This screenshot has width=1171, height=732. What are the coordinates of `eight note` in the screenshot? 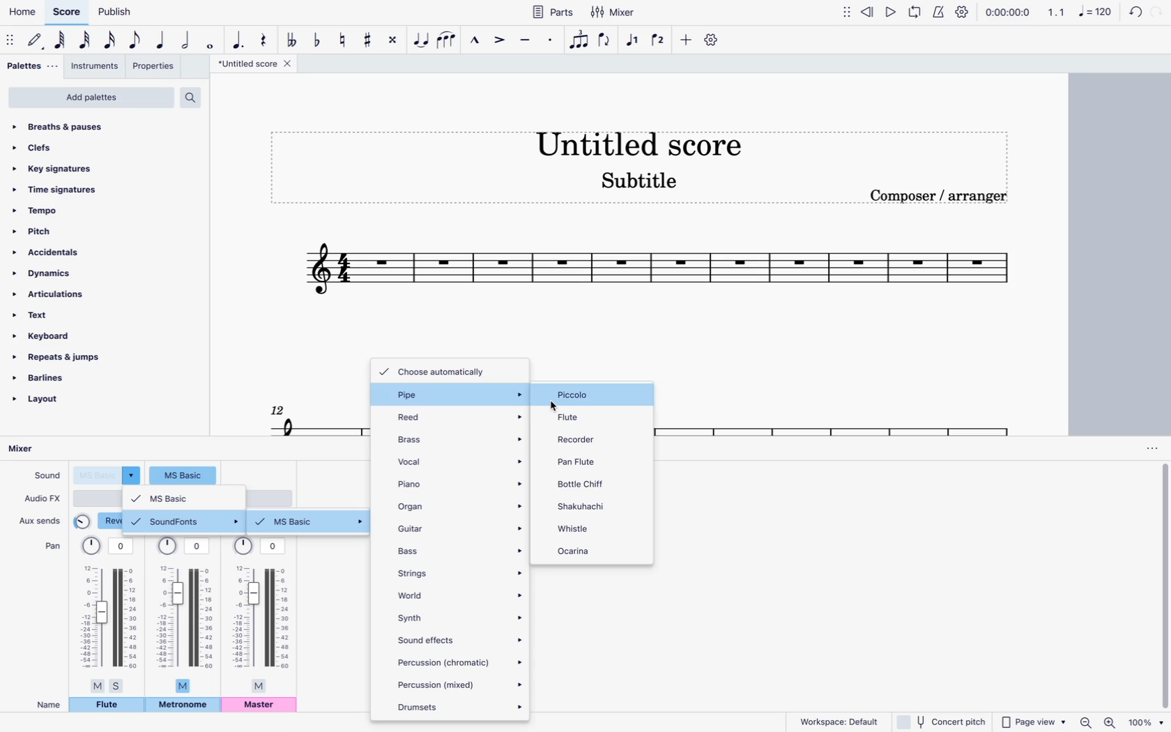 It's located at (136, 42).